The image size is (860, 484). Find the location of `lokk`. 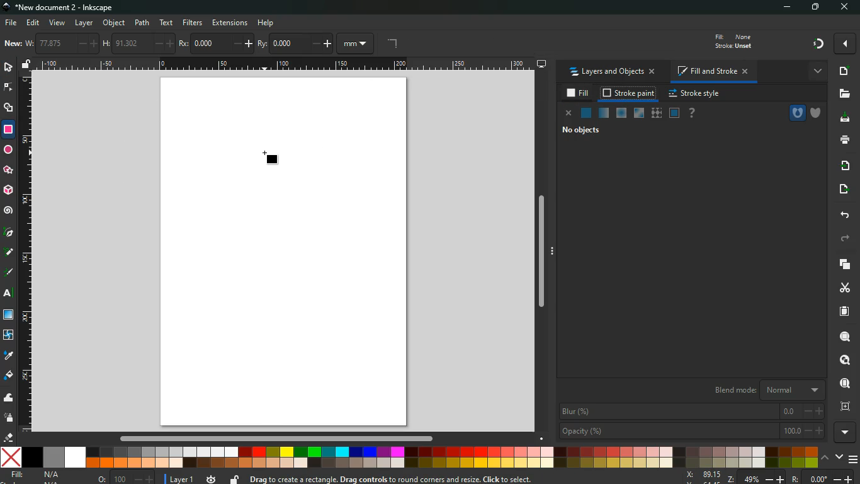

lokk is located at coordinates (844, 359).